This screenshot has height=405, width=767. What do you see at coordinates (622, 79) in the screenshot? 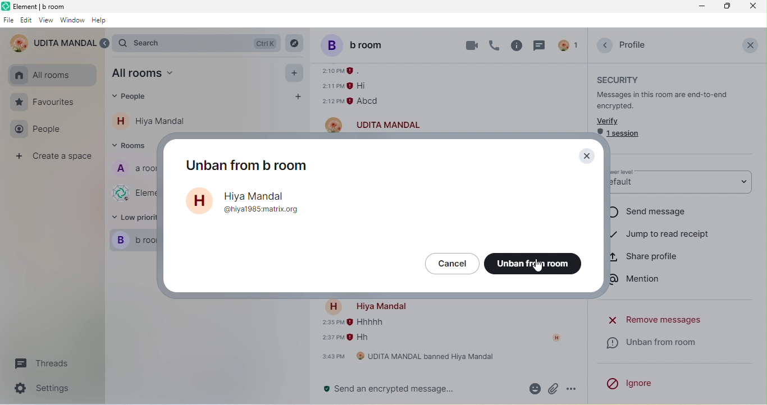
I see `security` at bounding box center [622, 79].